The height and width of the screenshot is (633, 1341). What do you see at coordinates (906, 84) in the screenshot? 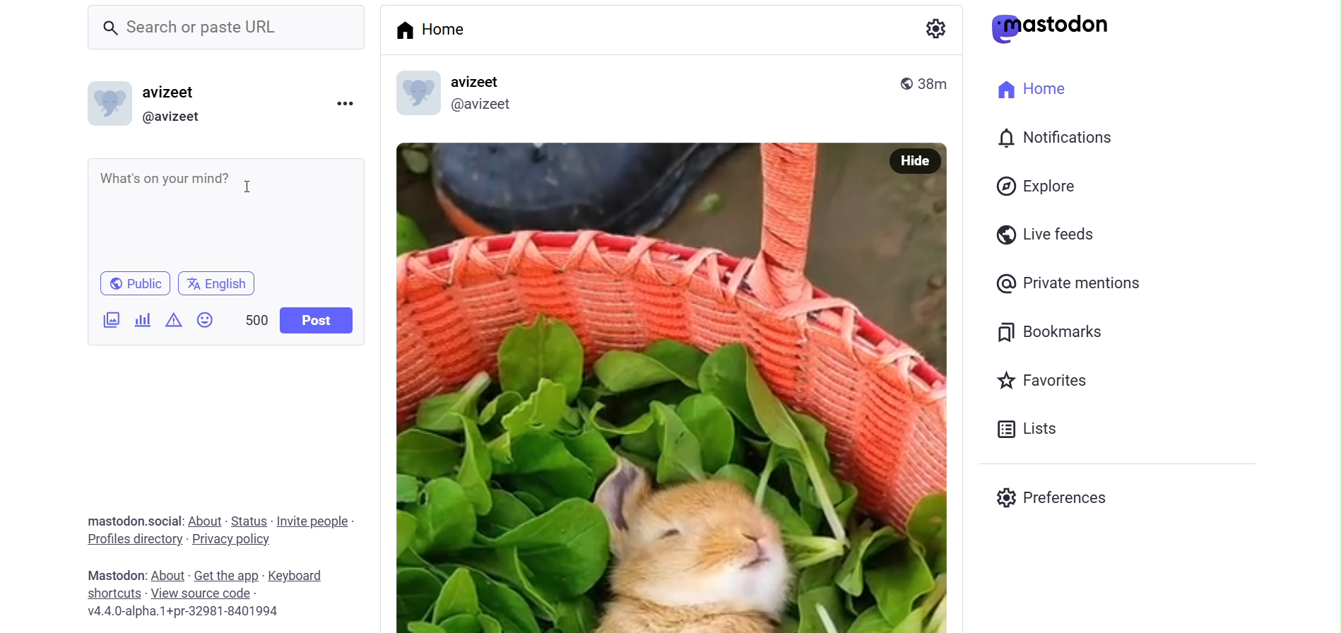
I see `public post` at bounding box center [906, 84].